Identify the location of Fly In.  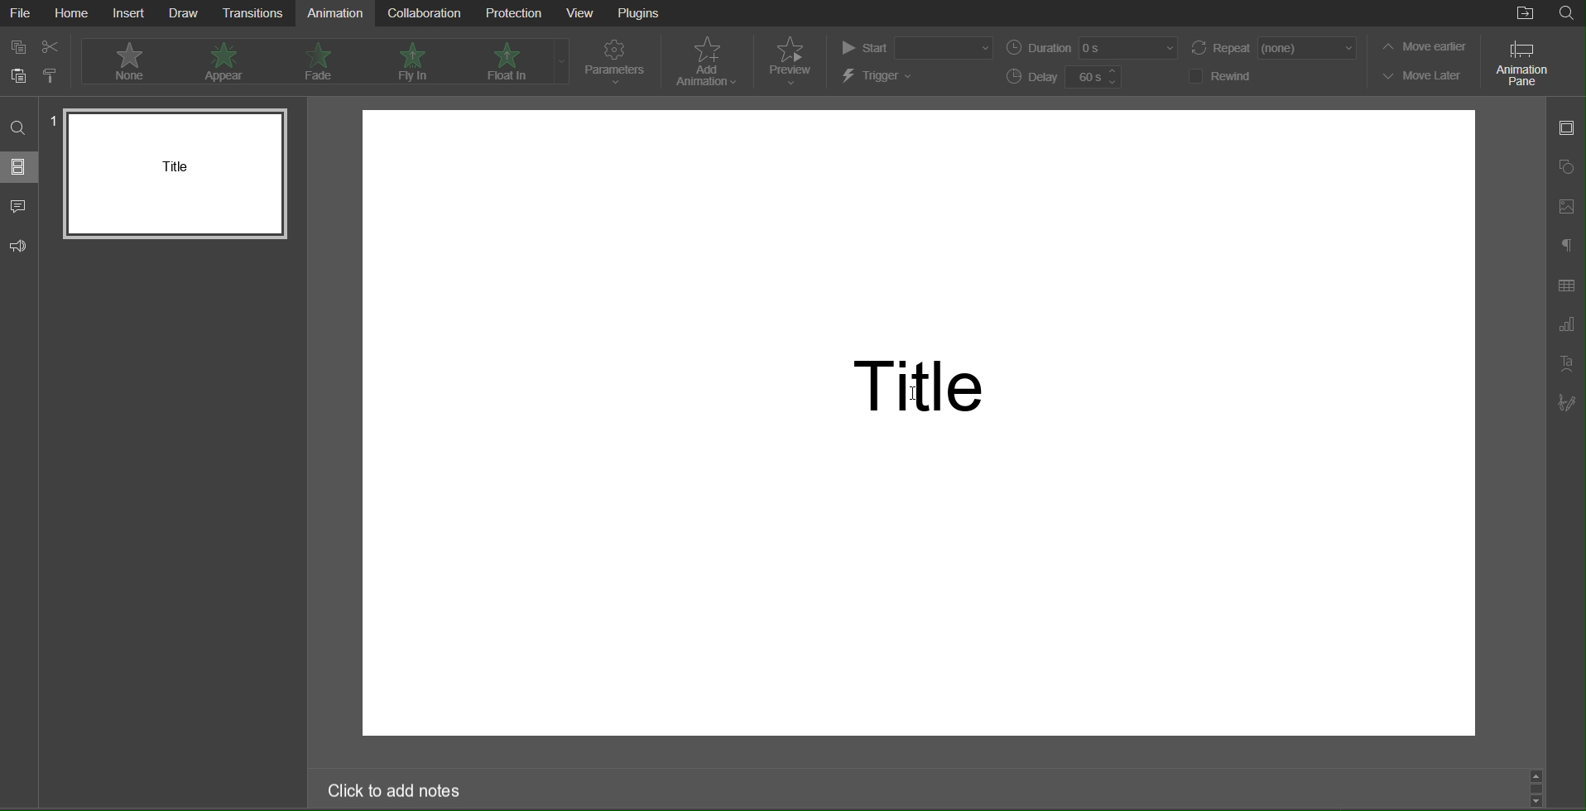
(409, 63).